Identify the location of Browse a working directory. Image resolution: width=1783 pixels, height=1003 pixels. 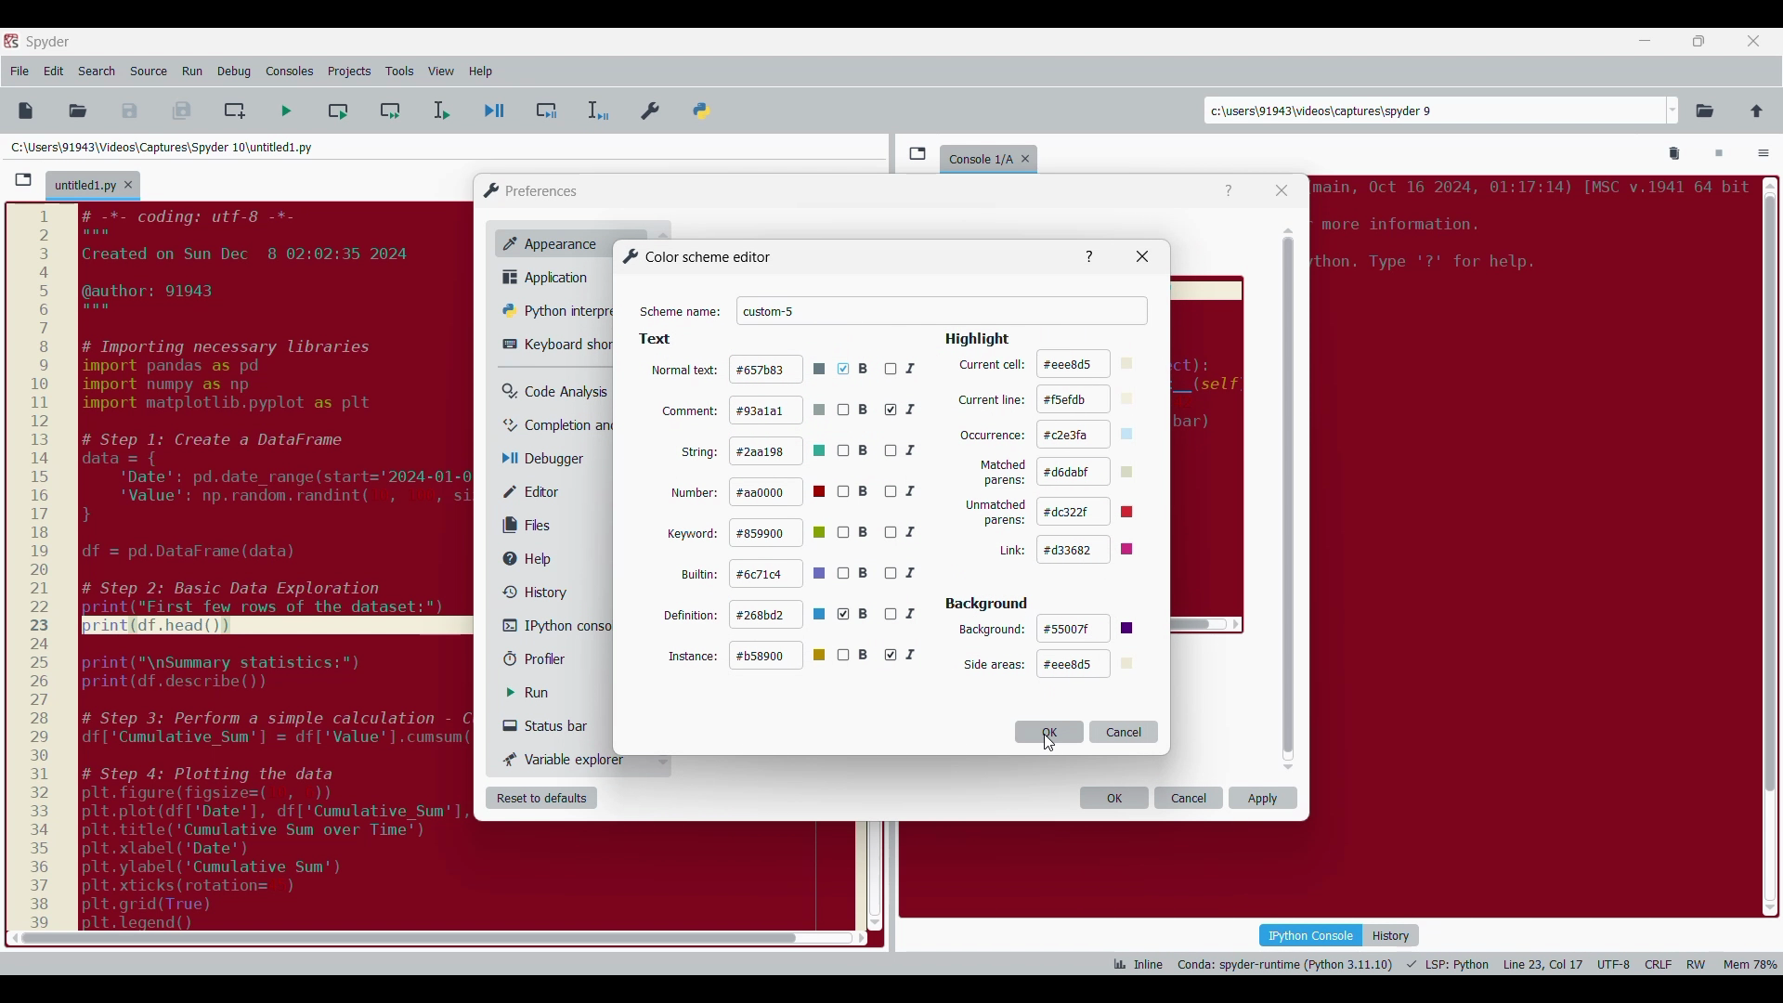
(1705, 111).